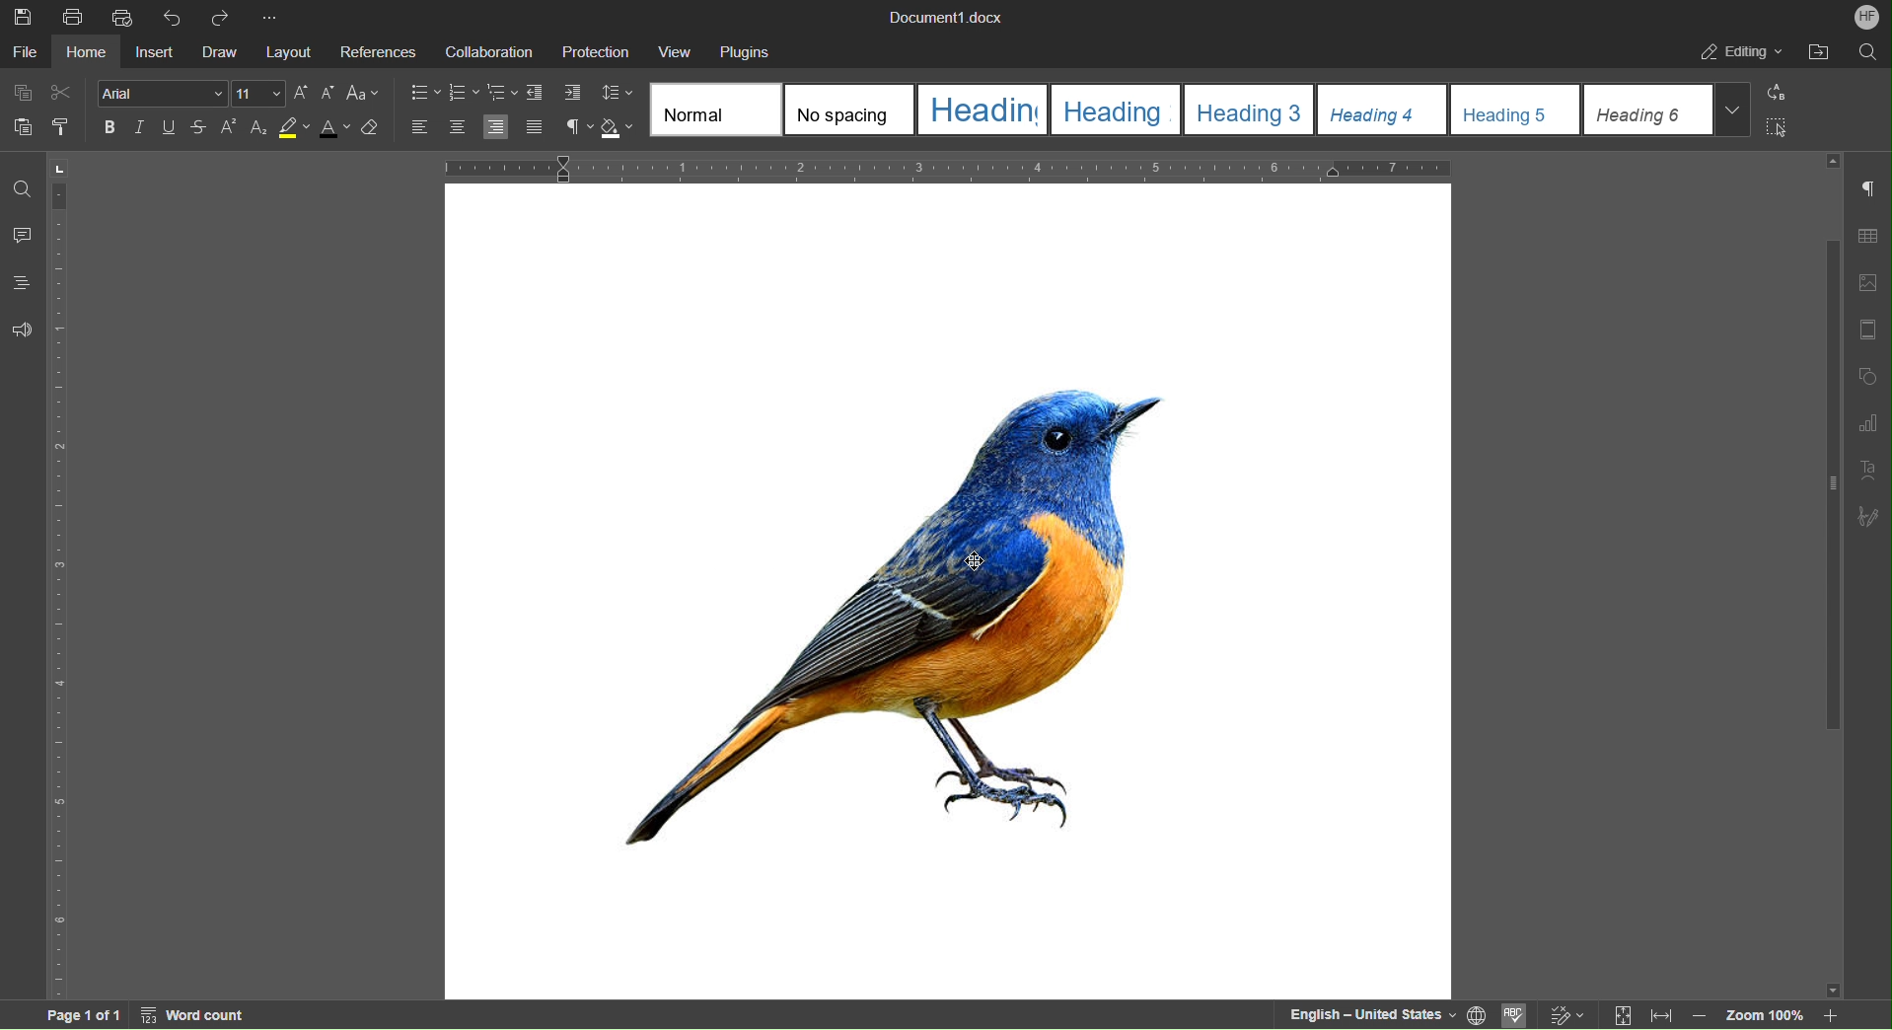 Image resolution: width=1892 pixels, height=1030 pixels. Describe the element at coordinates (1862, 17) in the screenshot. I see `Account` at that location.